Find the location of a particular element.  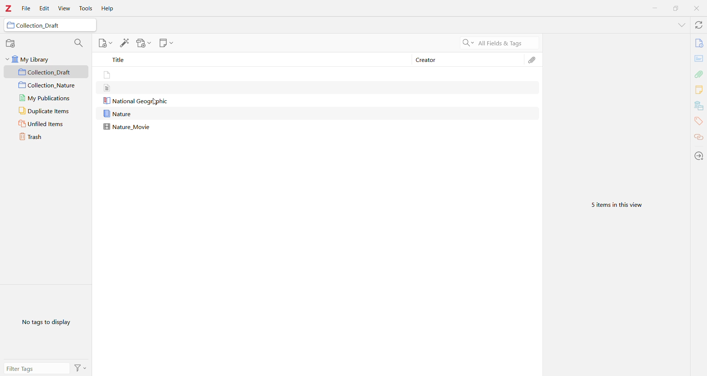

New Collection is located at coordinates (11, 44).